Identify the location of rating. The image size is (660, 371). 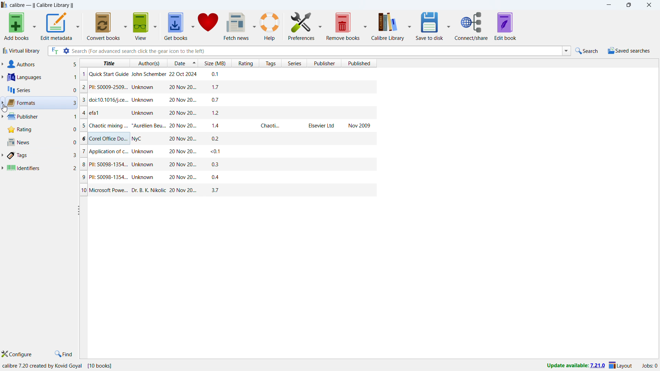
(41, 129).